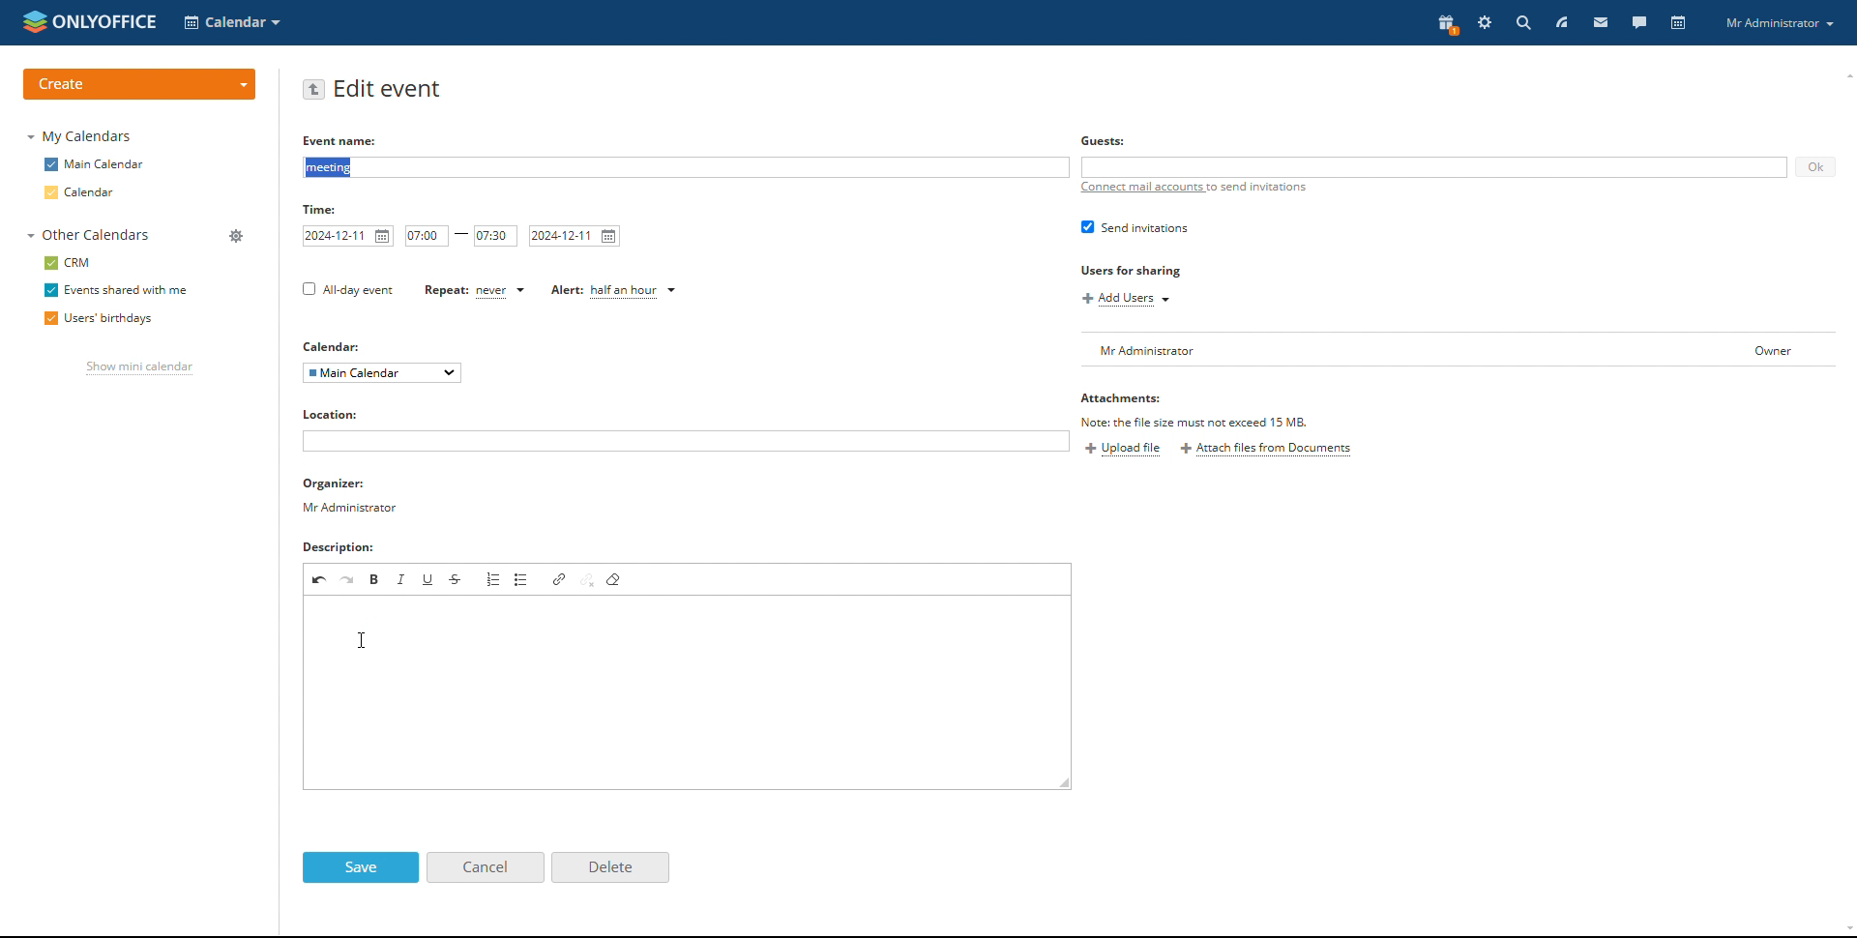 Image resolution: width=1857 pixels, height=938 pixels. Describe the element at coordinates (566, 291) in the screenshot. I see `Alert:` at that location.